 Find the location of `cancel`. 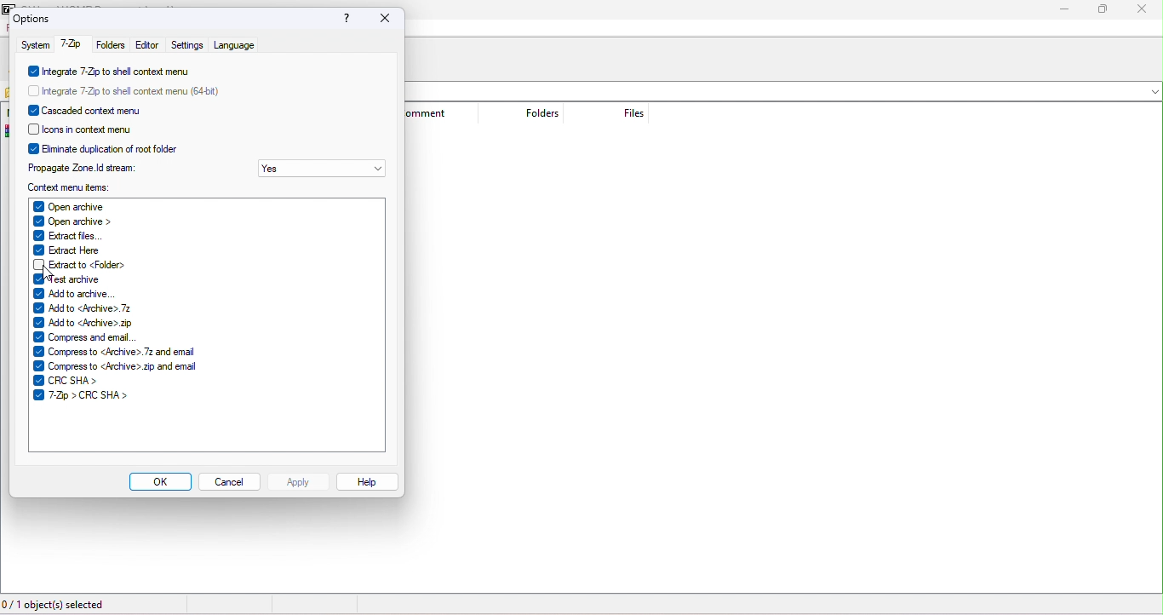

cancel is located at coordinates (229, 483).